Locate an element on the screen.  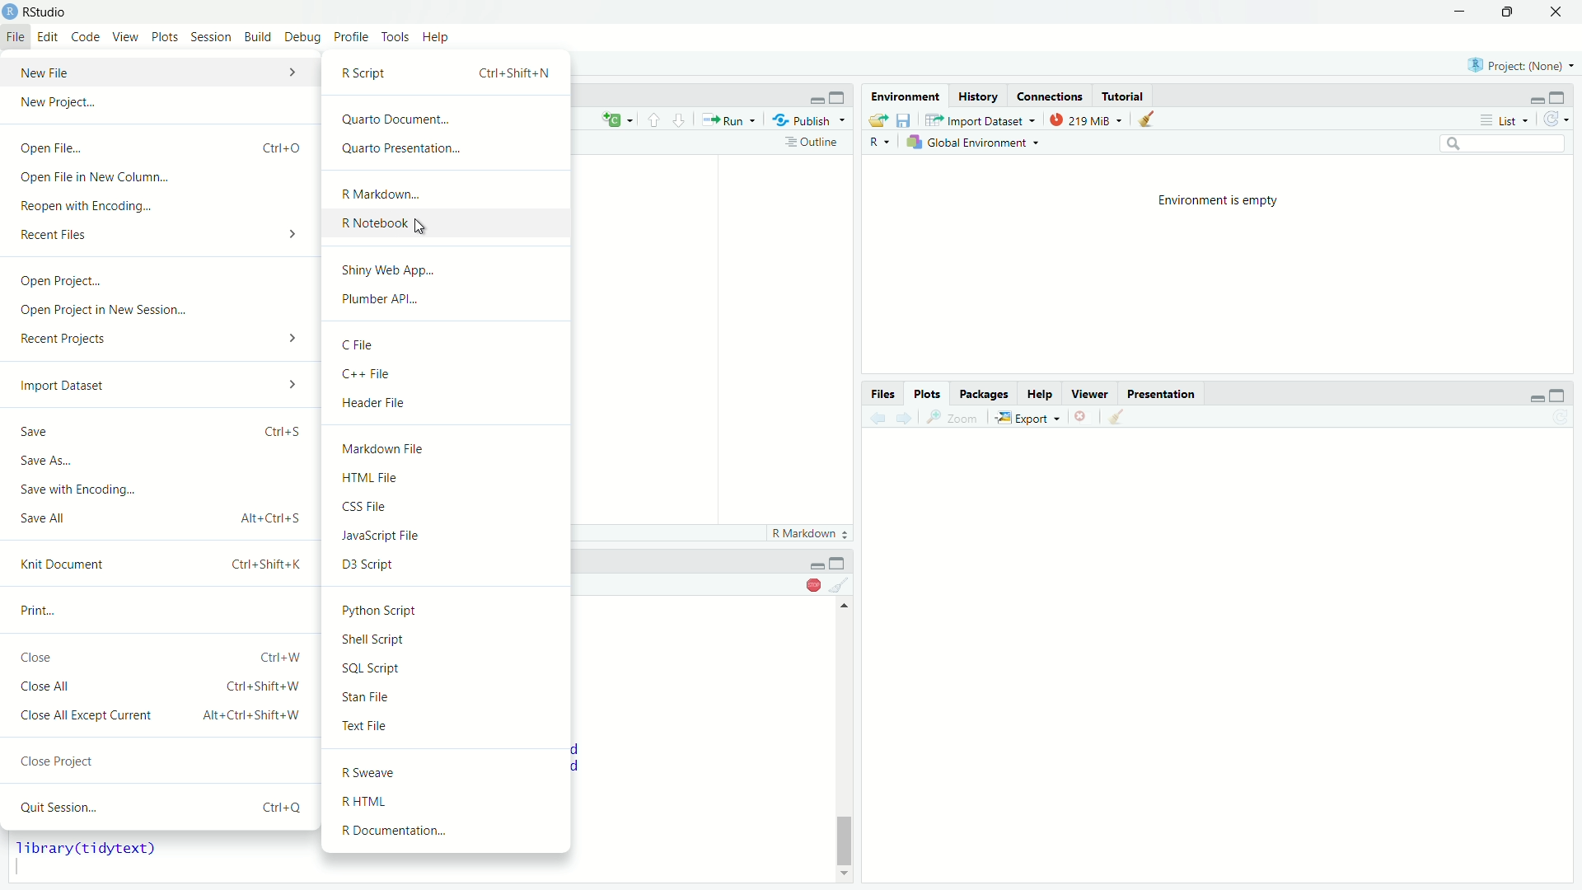
next plot is located at coordinates (907, 419).